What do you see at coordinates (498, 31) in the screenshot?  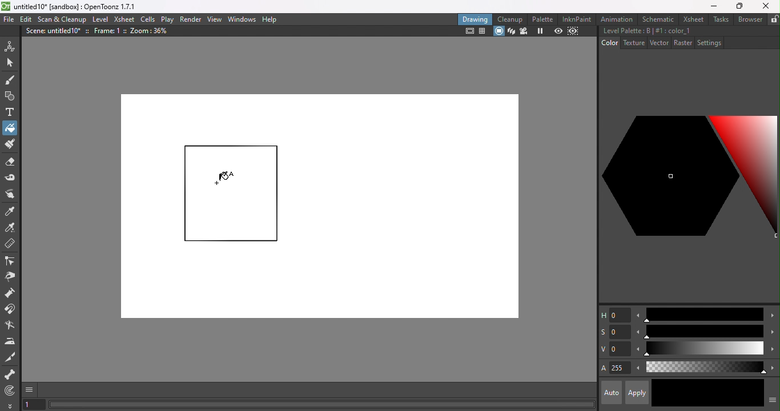 I see `Camera stand view` at bounding box center [498, 31].